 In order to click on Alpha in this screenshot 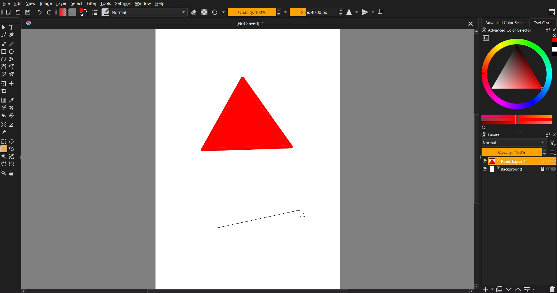, I will do `click(206, 12)`.